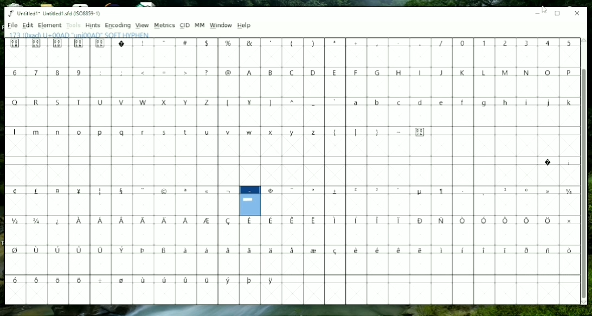 This screenshot has height=316, width=592. Describe the element at coordinates (290, 252) in the screenshot. I see `Symbols` at that location.